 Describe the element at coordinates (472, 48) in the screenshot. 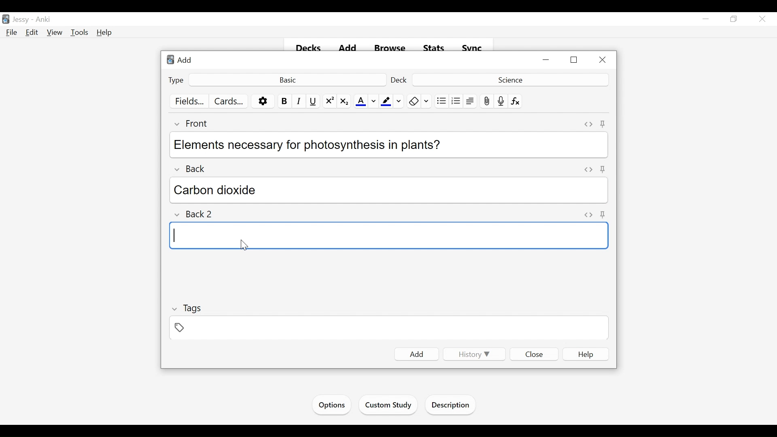

I see `Sync` at that location.